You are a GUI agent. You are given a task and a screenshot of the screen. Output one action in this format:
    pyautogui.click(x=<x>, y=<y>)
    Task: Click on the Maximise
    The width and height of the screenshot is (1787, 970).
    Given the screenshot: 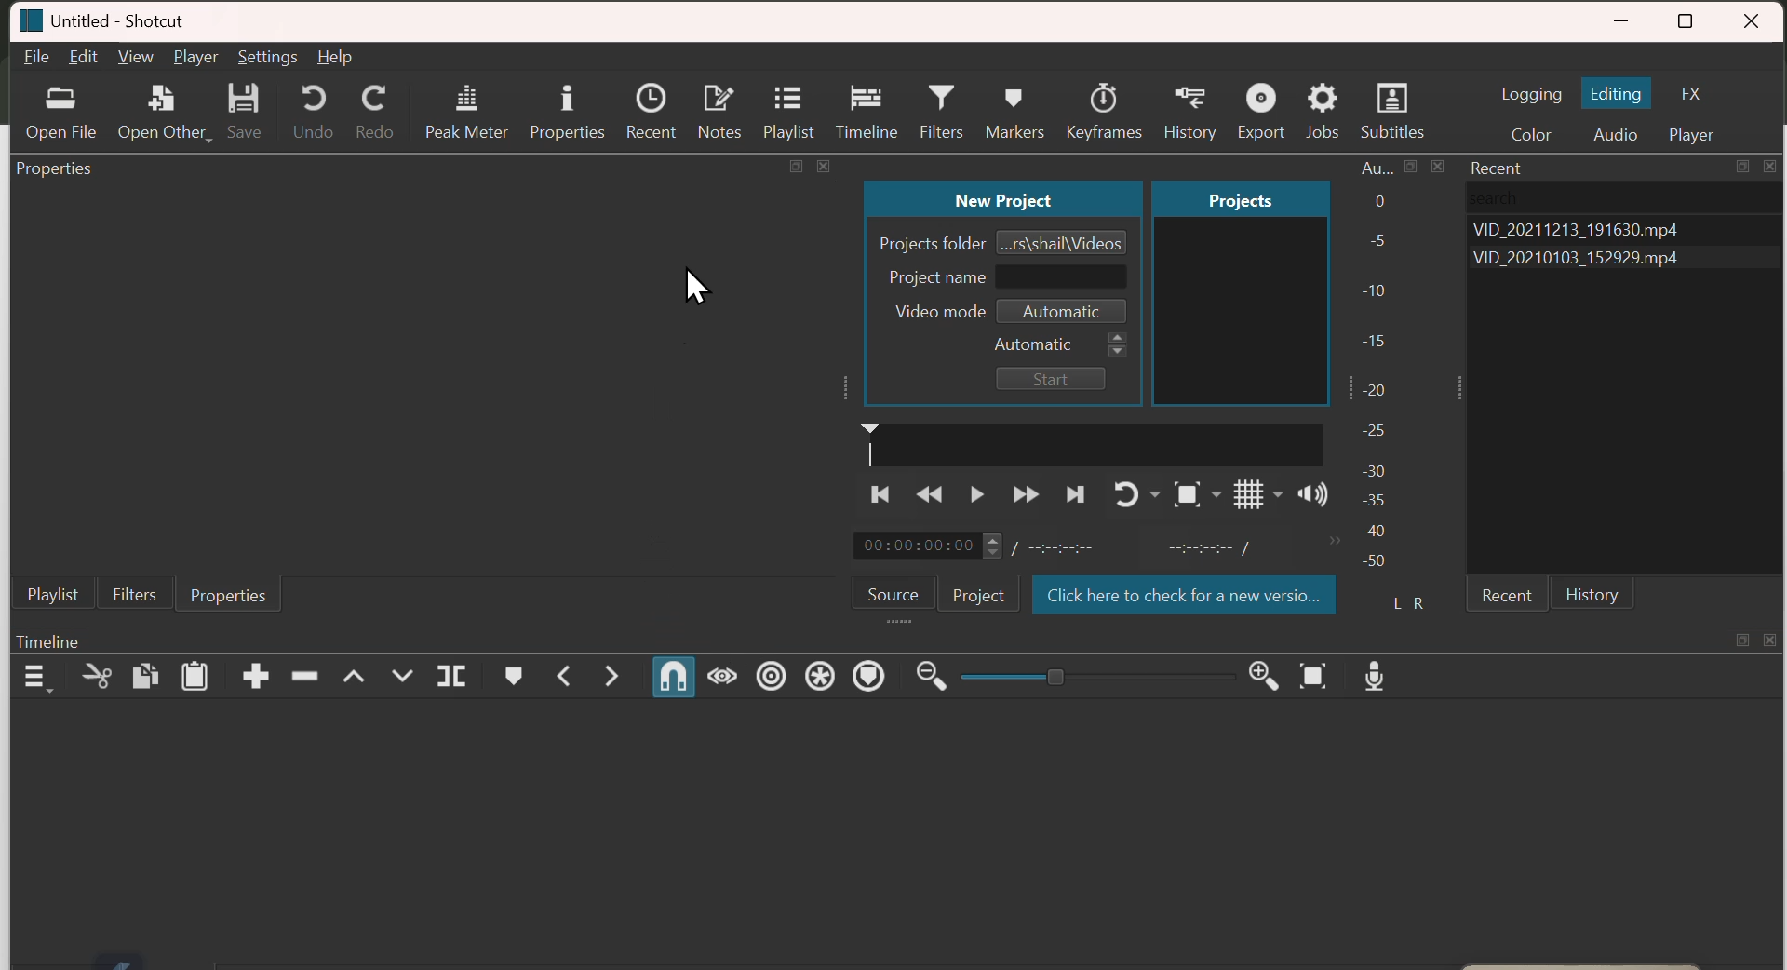 What is the action you would take?
    pyautogui.click(x=1688, y=17)
    